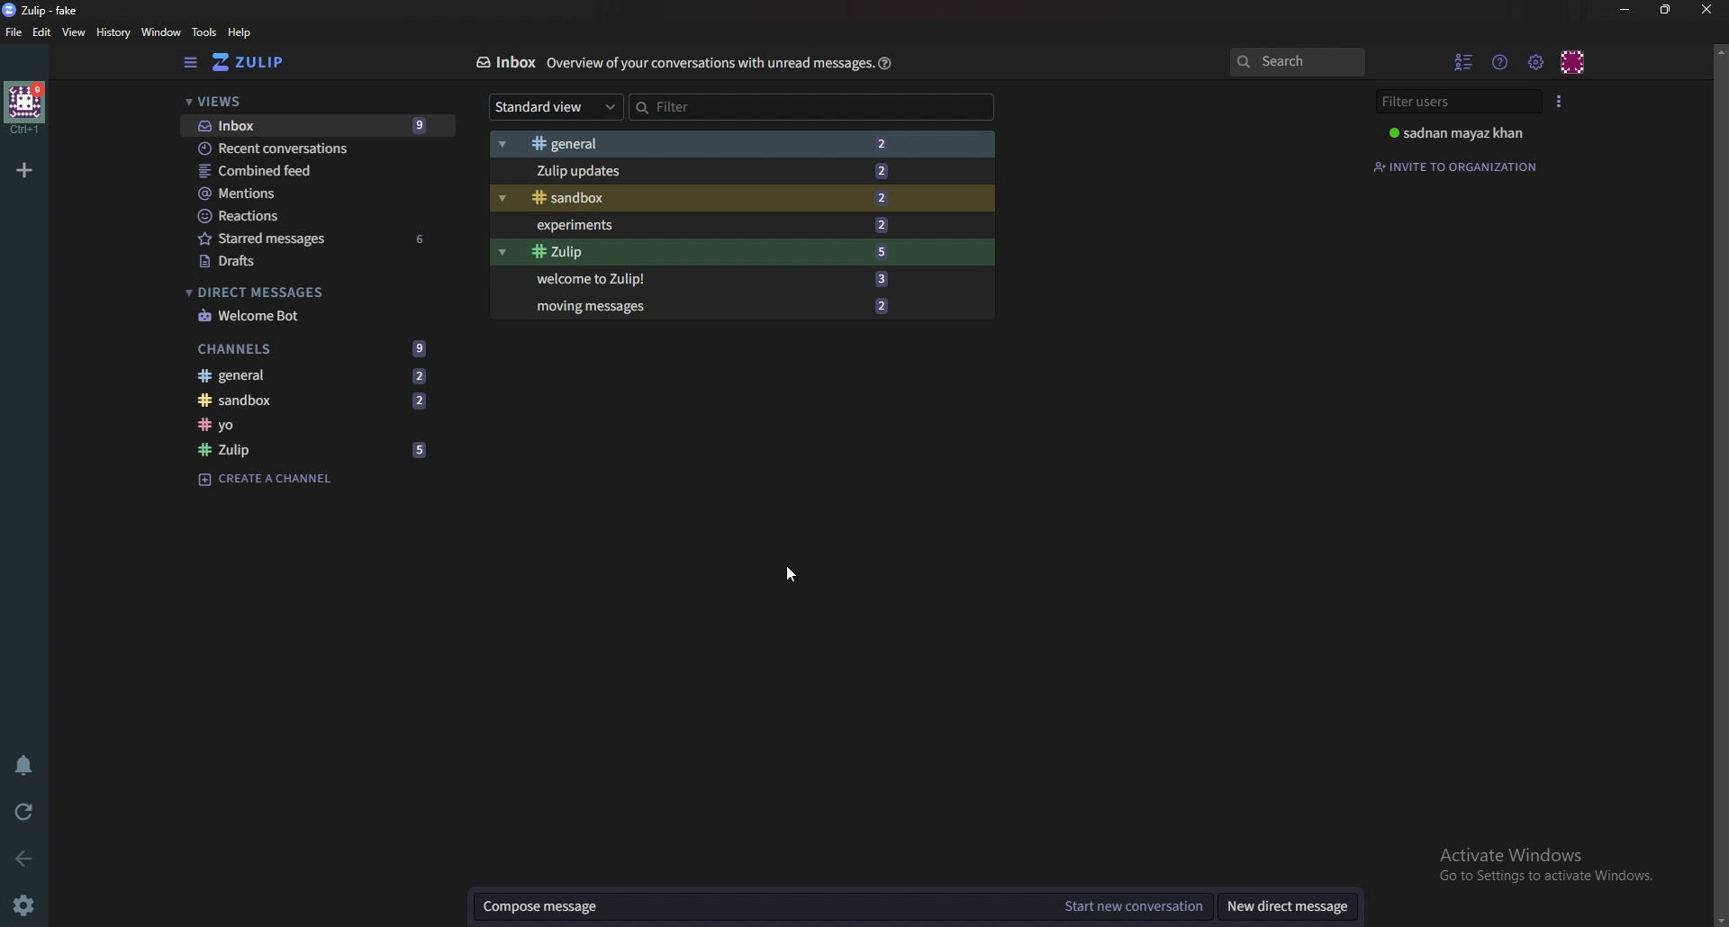  Describe the element at coordinates (305, 148) in the screenshot. I see `Recent conversations` at that location.